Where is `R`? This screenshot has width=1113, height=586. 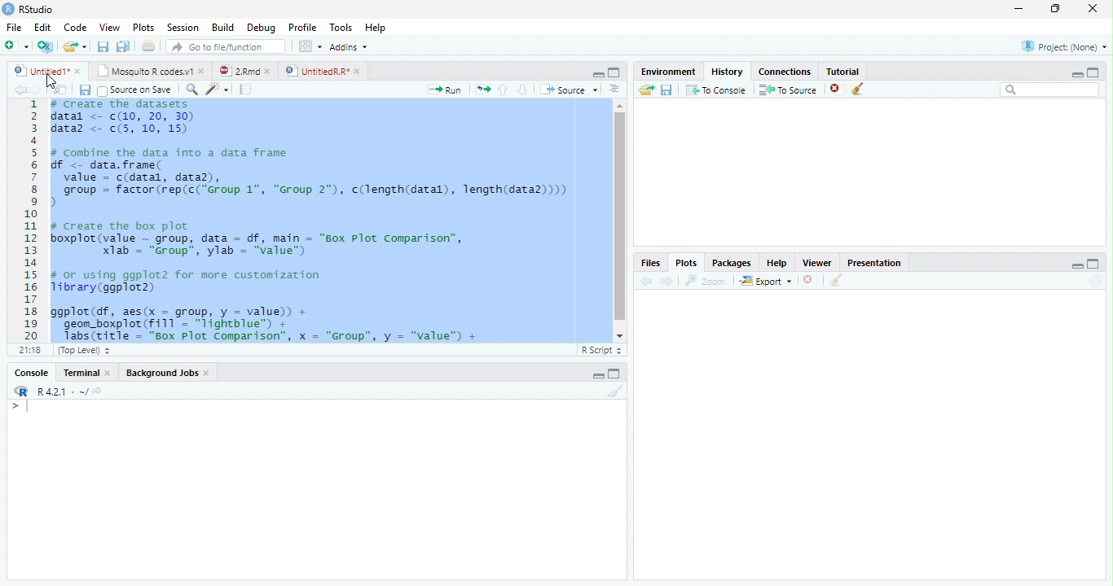
R is located at coordinates (21, 391).